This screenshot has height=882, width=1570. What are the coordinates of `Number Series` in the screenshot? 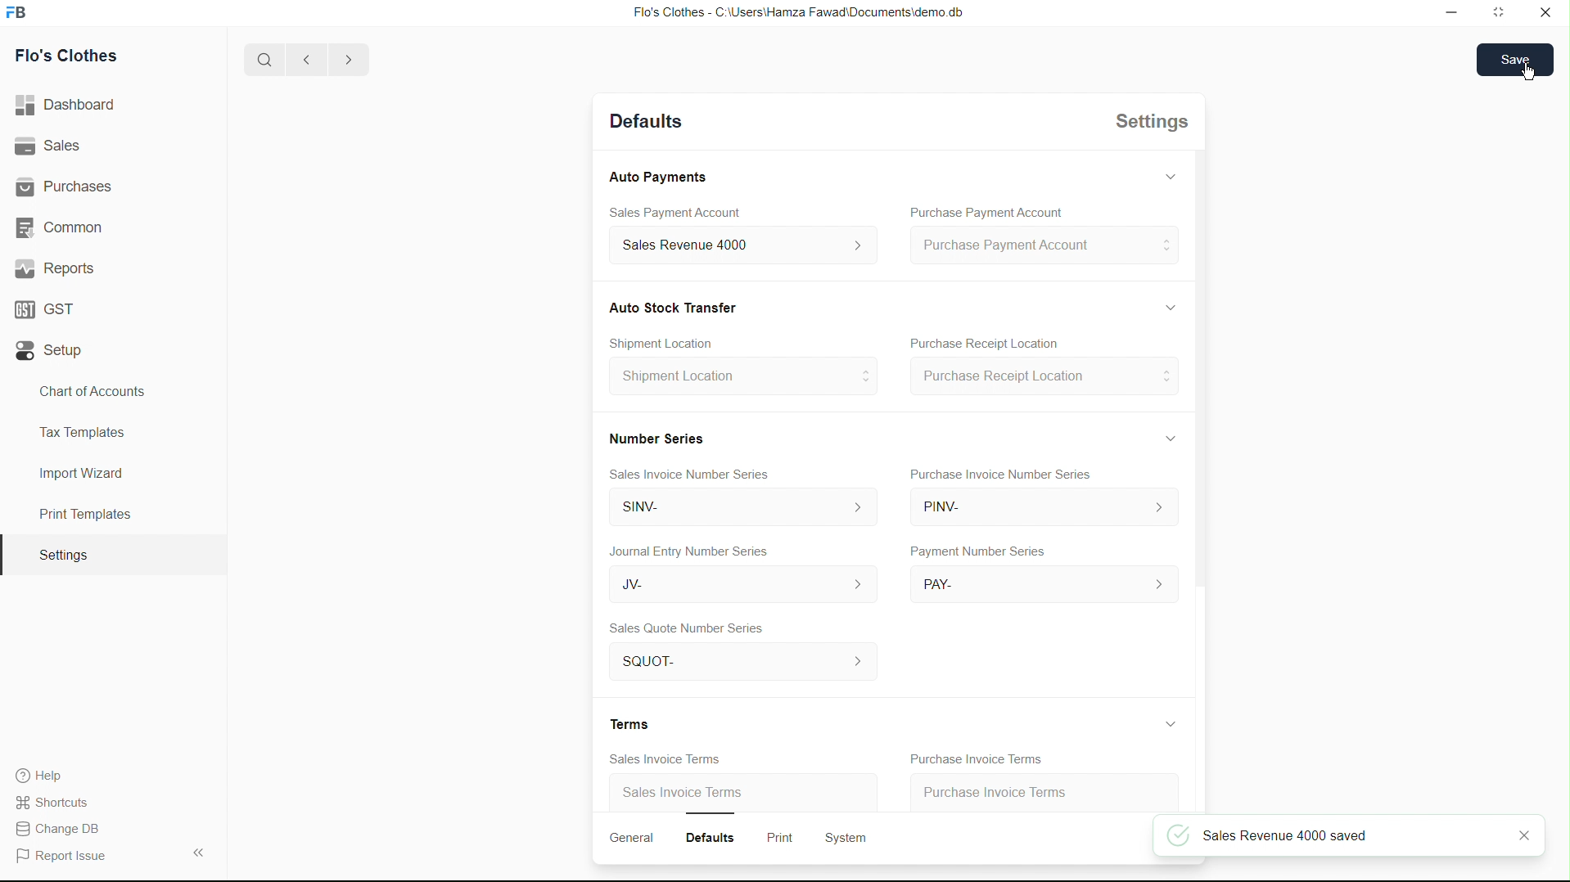 It's located at (663, 440).